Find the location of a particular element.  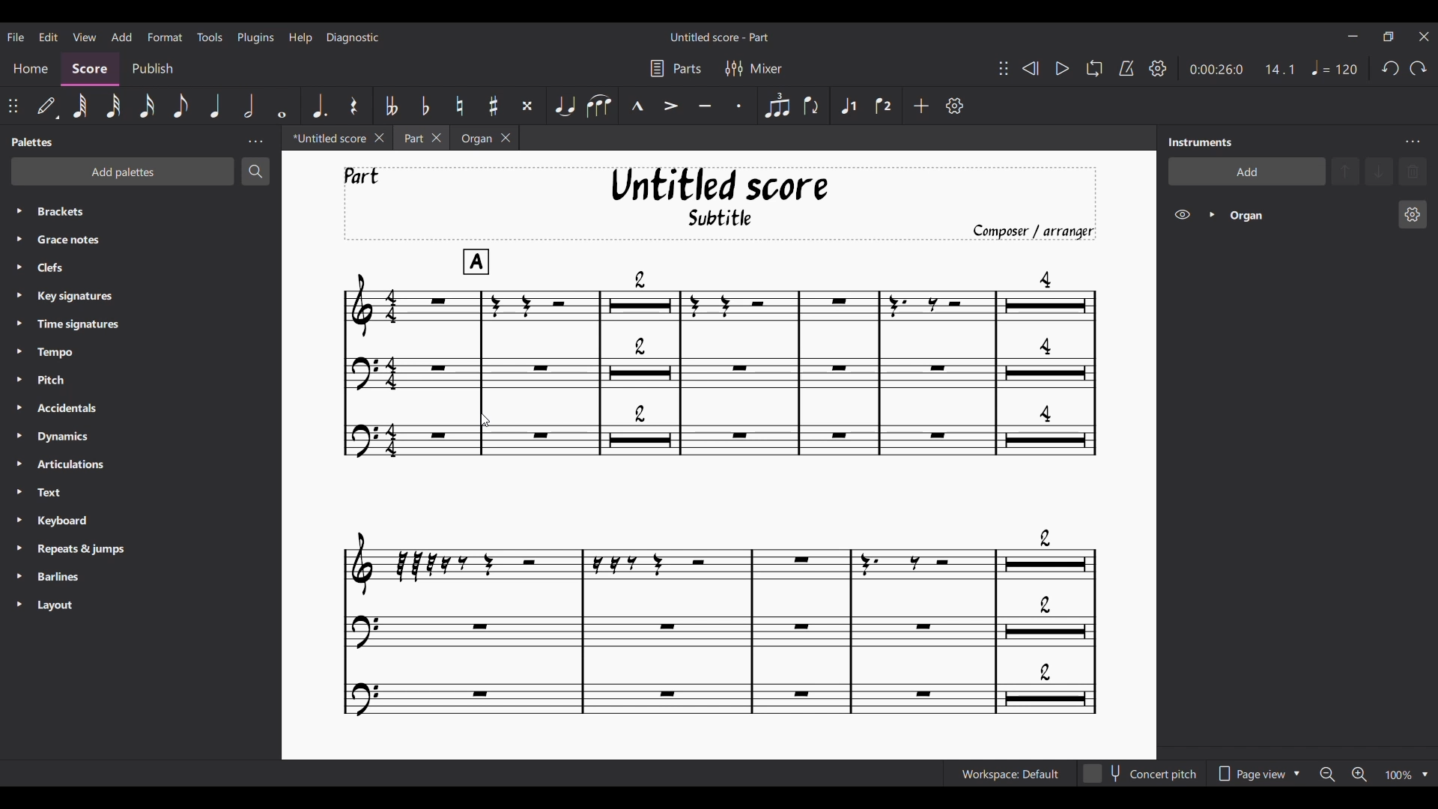

Voice 1 is located at coordinates (848, 105).